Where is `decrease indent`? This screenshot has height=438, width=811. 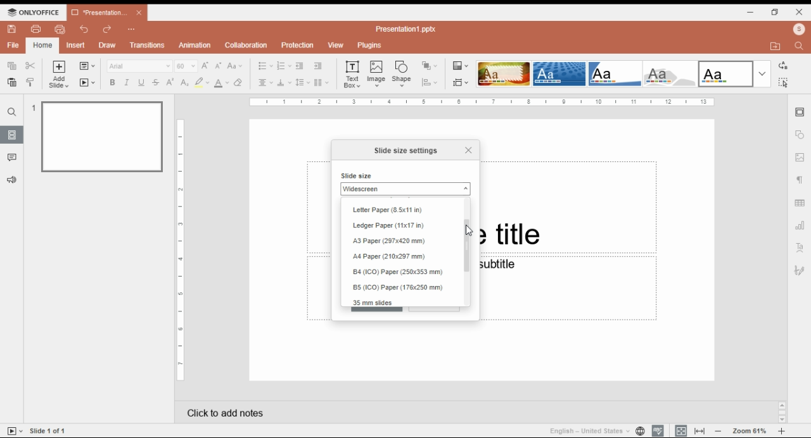 decrease indent is located at coordinates (299, 66).